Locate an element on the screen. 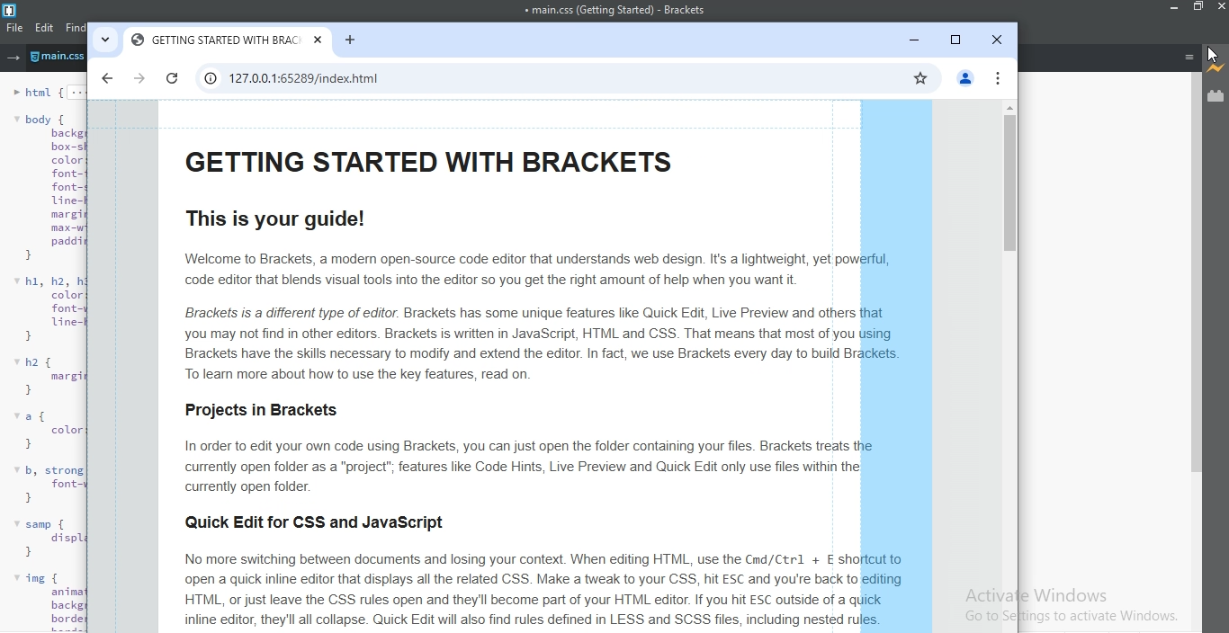 This screenshot has width=1229, height=633. main.css(Getting Started) - Brackets is located at coordinates (614, 11).